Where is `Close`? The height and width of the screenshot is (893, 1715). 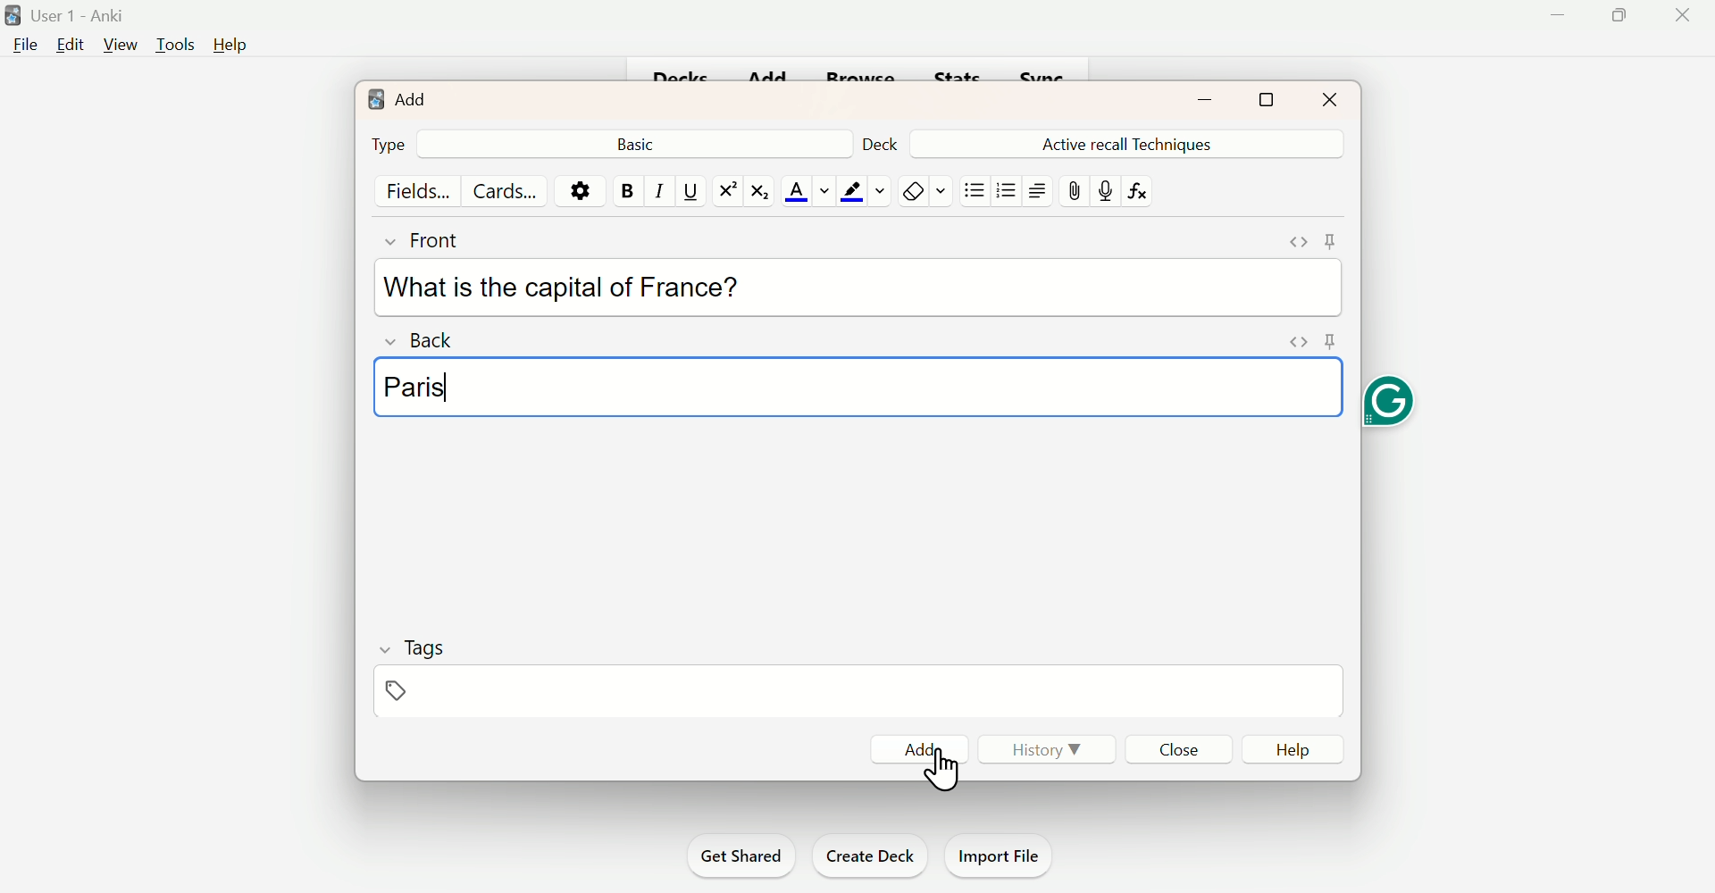 Close is located at coordinates (1183, 752).